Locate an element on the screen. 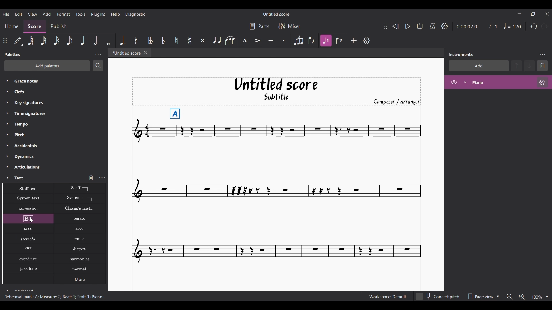 Image resolution: width=552 pixels, height=310 pixels. Page view options is located at coordinates (482, 297).